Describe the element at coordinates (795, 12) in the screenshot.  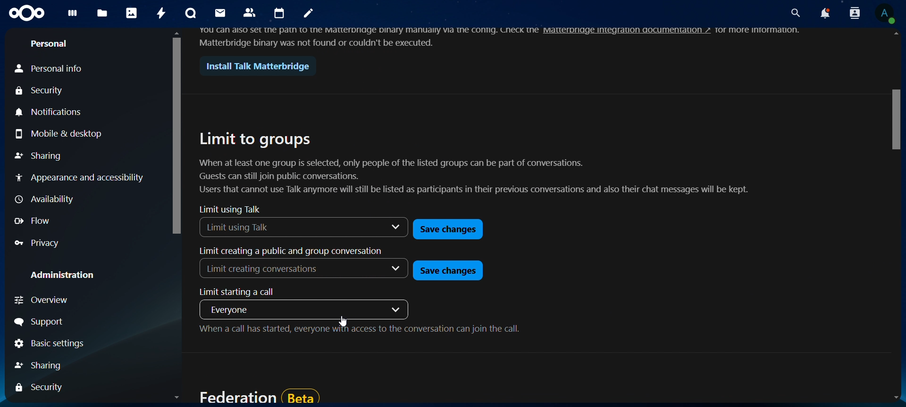
I see `search` at that location.